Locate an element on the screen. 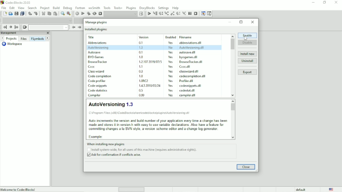 The height and width of the screenshot is (192, 342). Next line is located at coordinates (161, 13).